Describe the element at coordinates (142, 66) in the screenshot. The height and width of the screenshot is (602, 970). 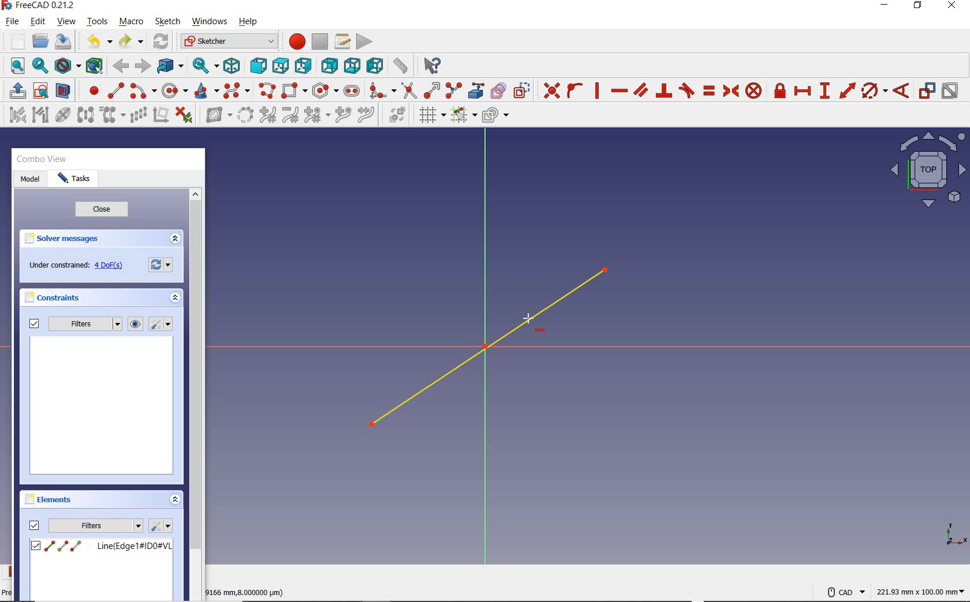
I see `FORWARD` at that location.